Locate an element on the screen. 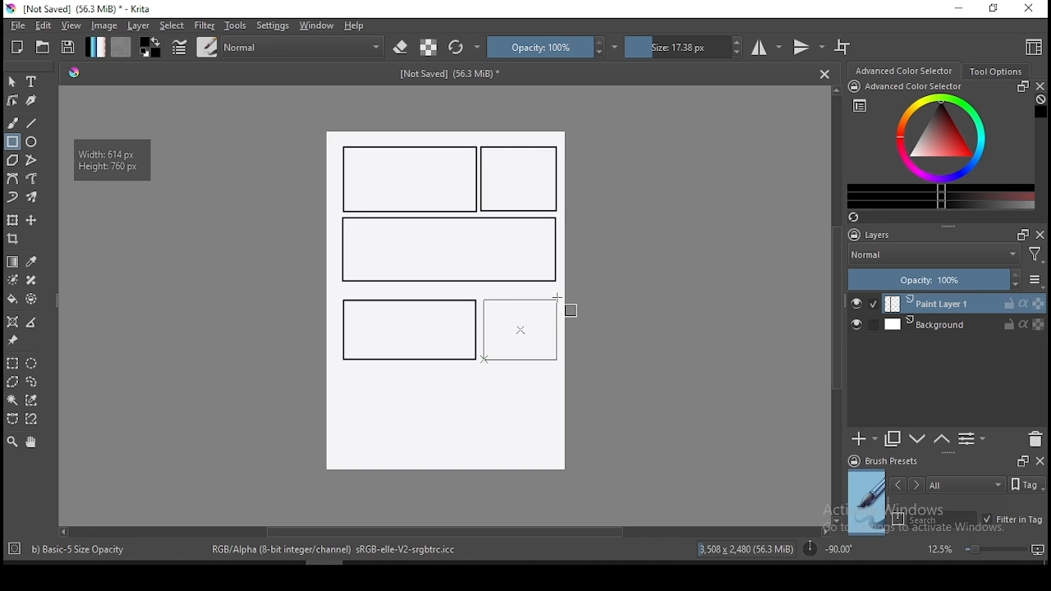 The image size is (1051, 591). multibrush tool is located at coordinates (33, 199).